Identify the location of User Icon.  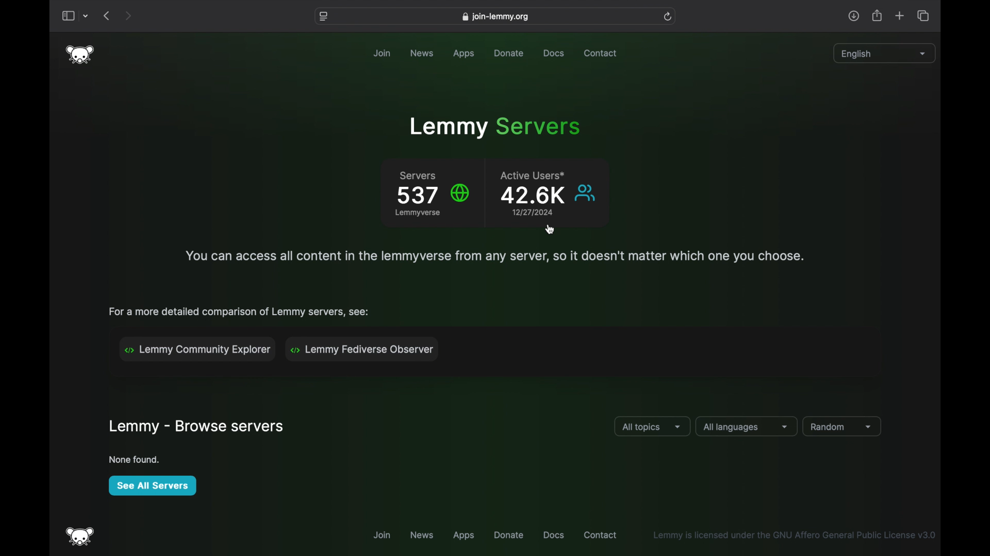
(587, 193).